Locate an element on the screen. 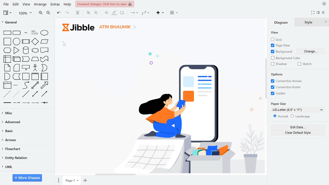 The image size is (329, 185). general shapes is located at coordinates (25, 85).